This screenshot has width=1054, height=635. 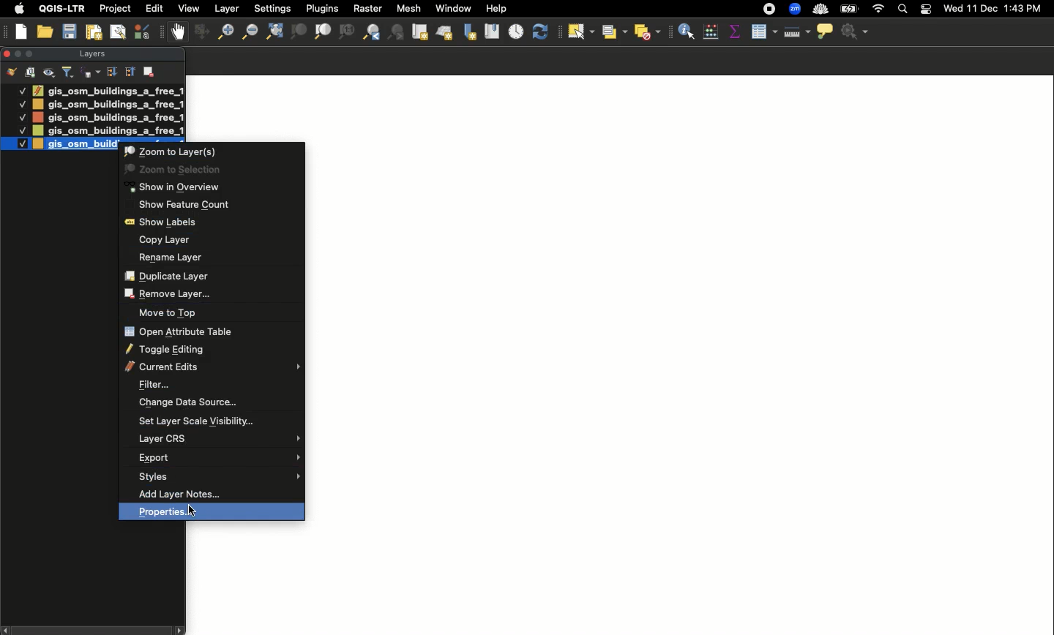 I want to click on Checked, so click(x=21, y=90).